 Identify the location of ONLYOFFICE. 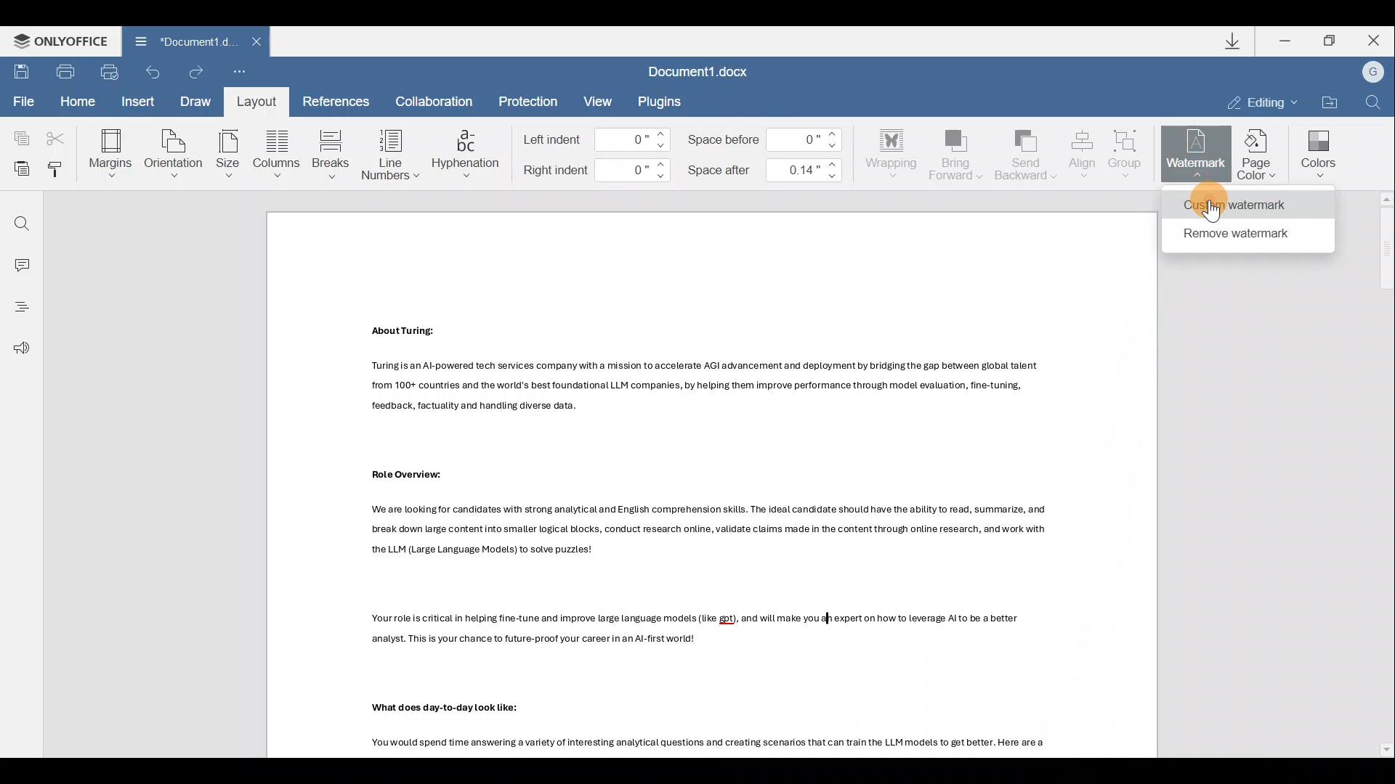
(60, 40).